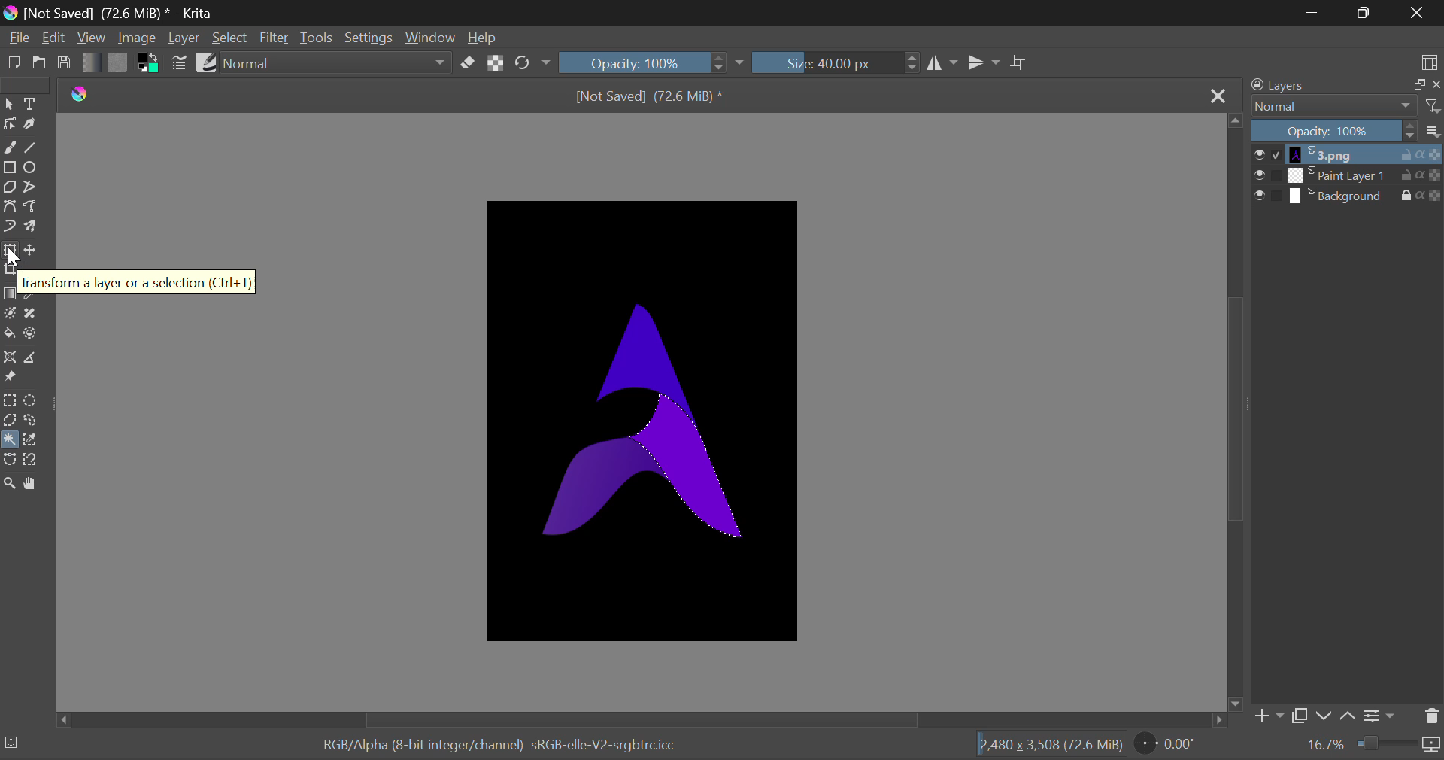 This screenshot has height=760, width=1444. Describe the element at coordinates (1235, 412) in the screenshot. I see `Scroll Bar` at that location.